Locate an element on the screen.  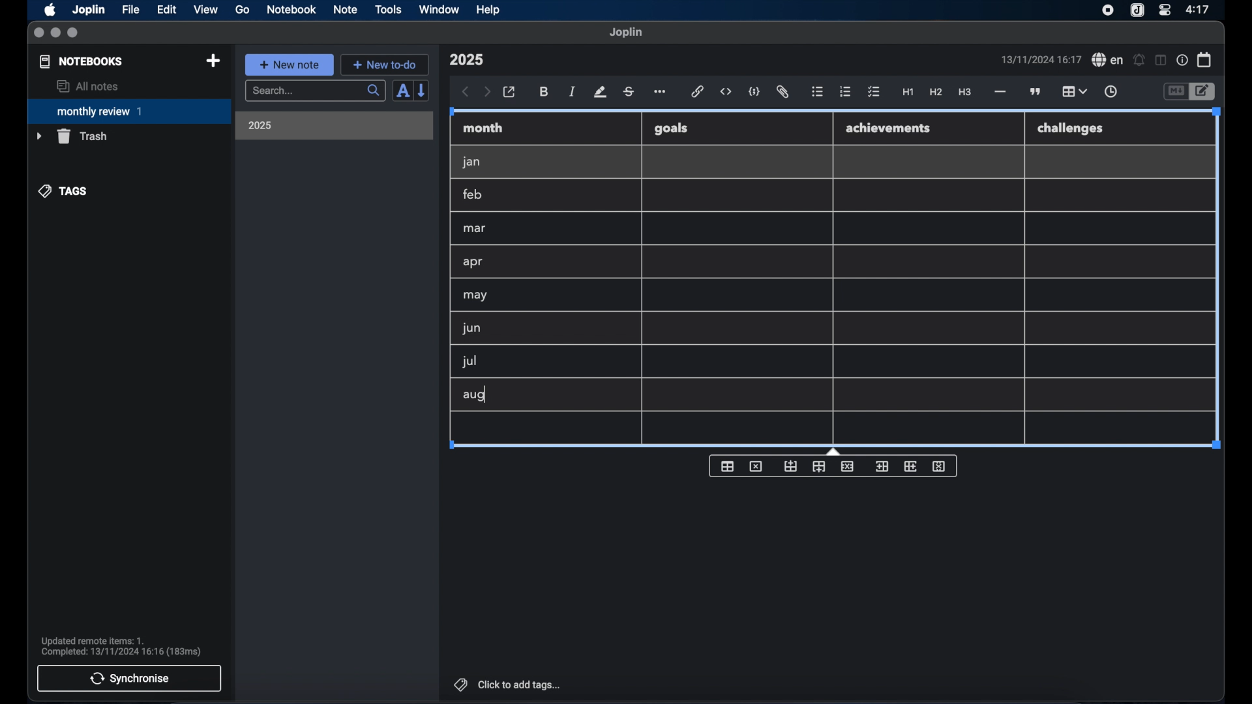
heading 1 is located at coordinates (908, 93).